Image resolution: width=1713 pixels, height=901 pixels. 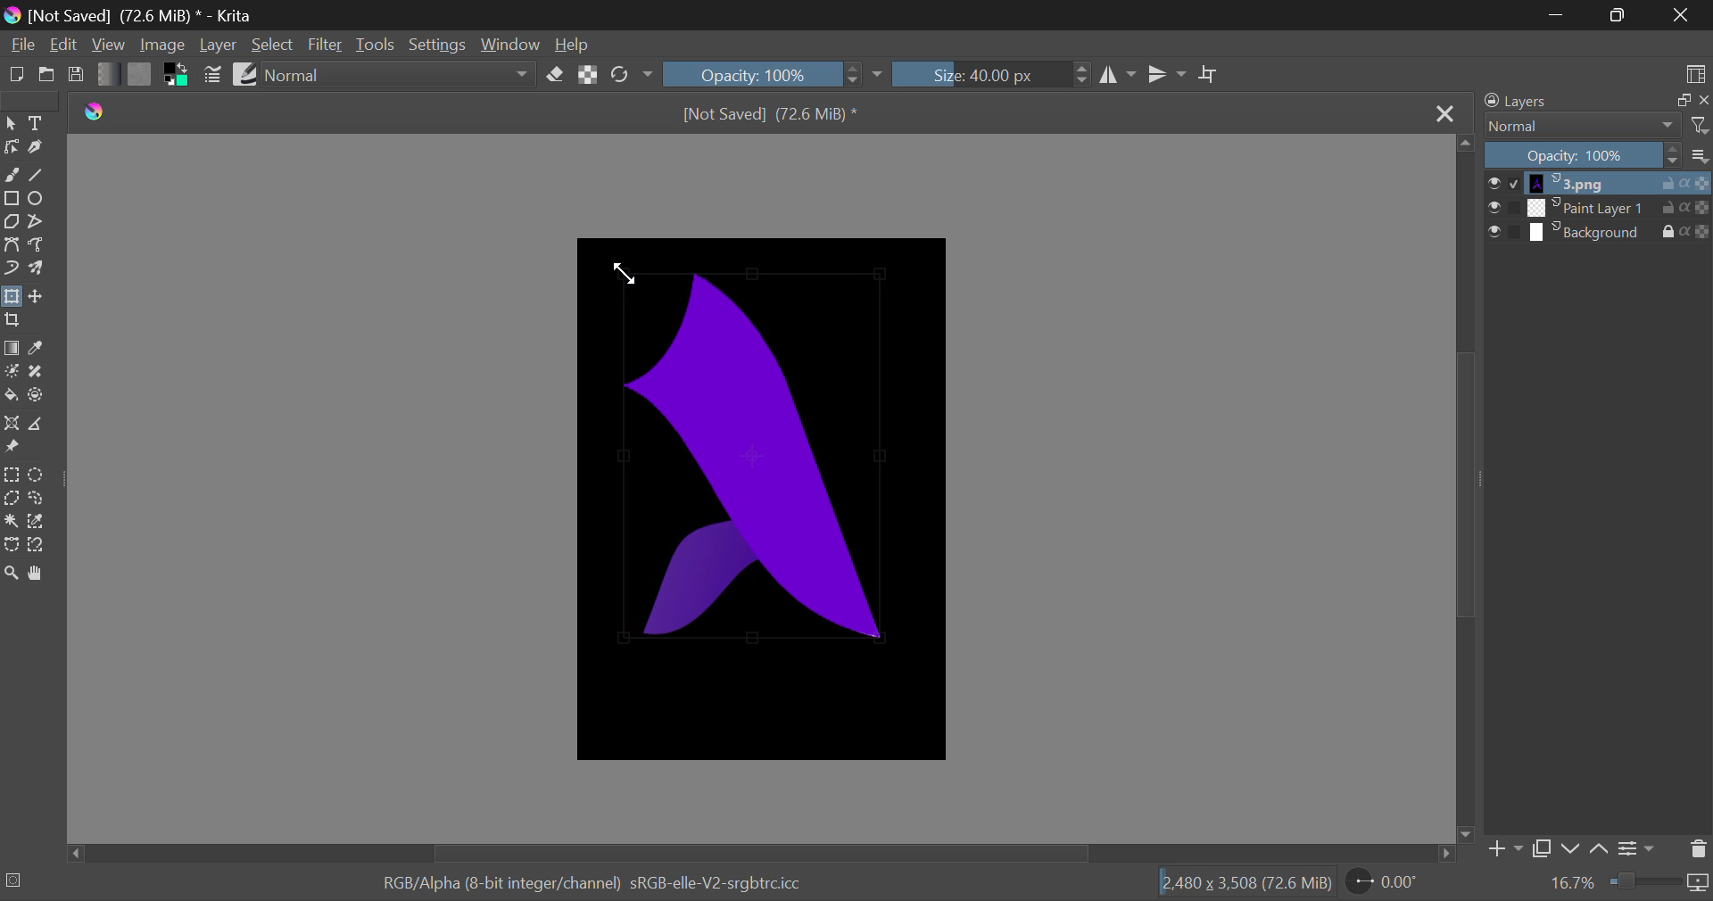 What do you see at coordinates (46, 75) in the screenshot?
I see `Open` at bounding box center [46, 75].